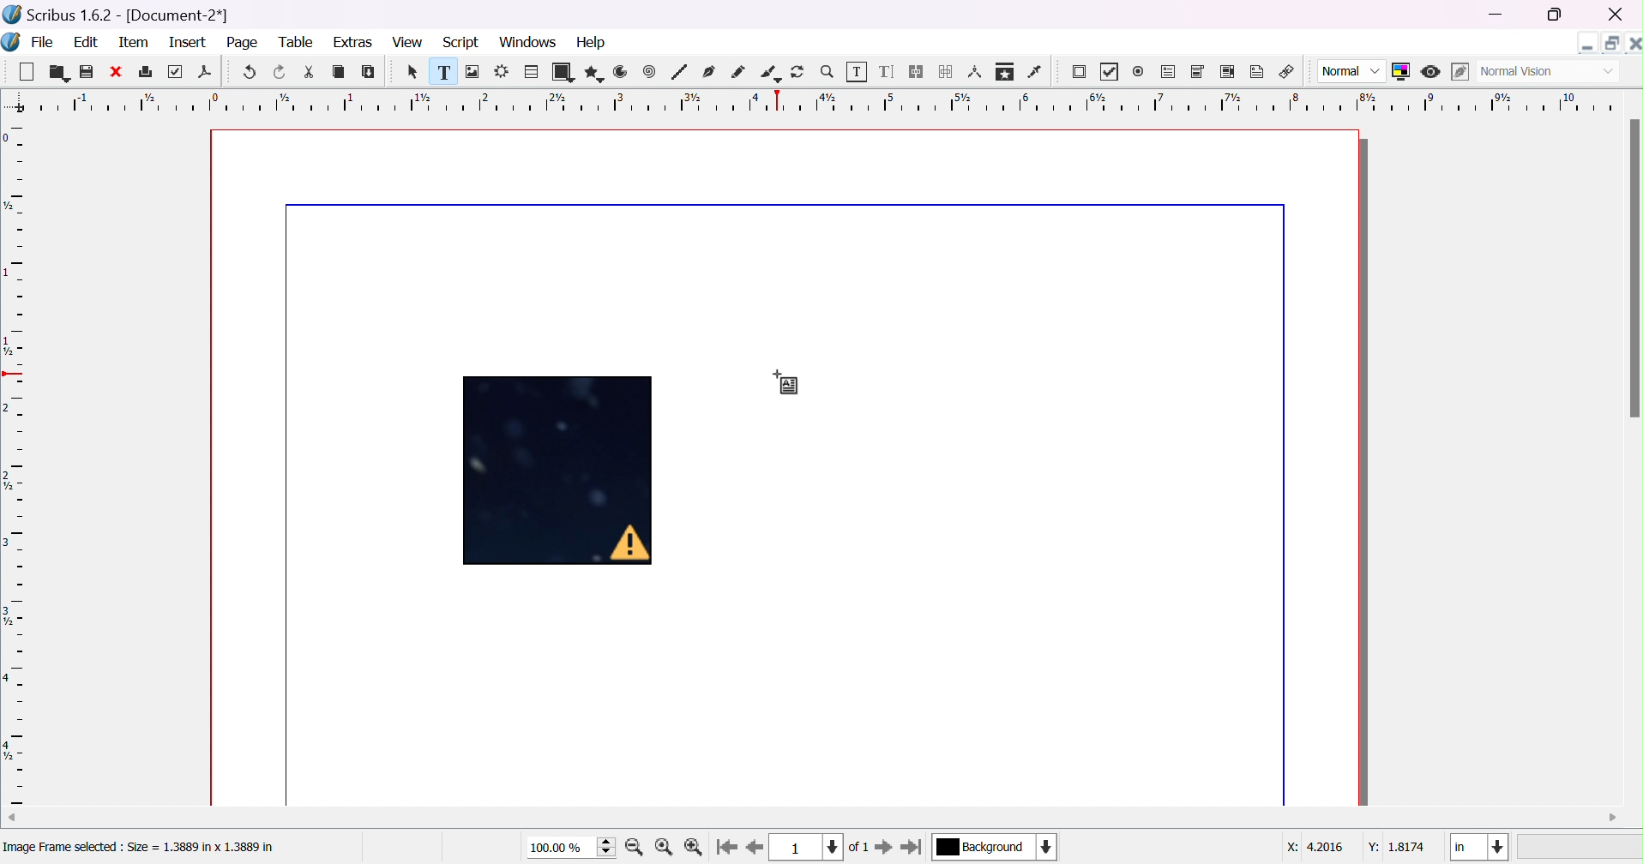 This screenshot has height=864, width=1643. Describe the element at coordinates (1081, 74) in the screenshot. I see `PDF push button` at that location.